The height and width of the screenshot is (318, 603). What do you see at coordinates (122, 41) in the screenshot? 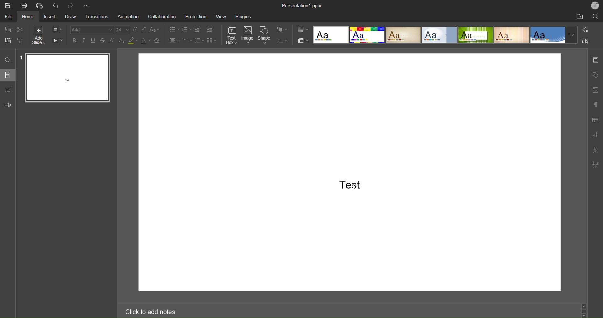
I see `Subscript` at bounding box center [122, 41].